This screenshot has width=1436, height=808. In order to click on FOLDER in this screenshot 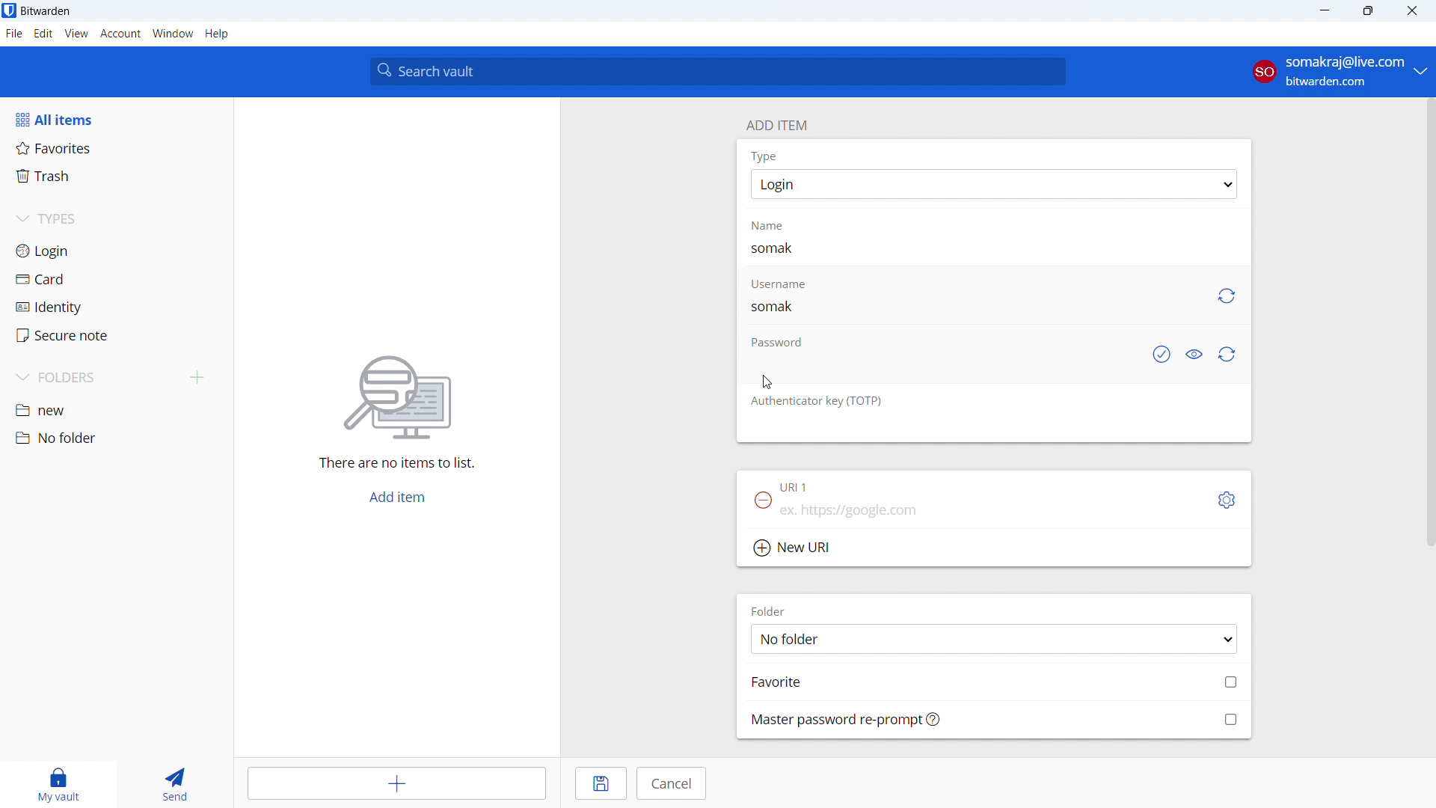, I will do `click(773, 610)`.